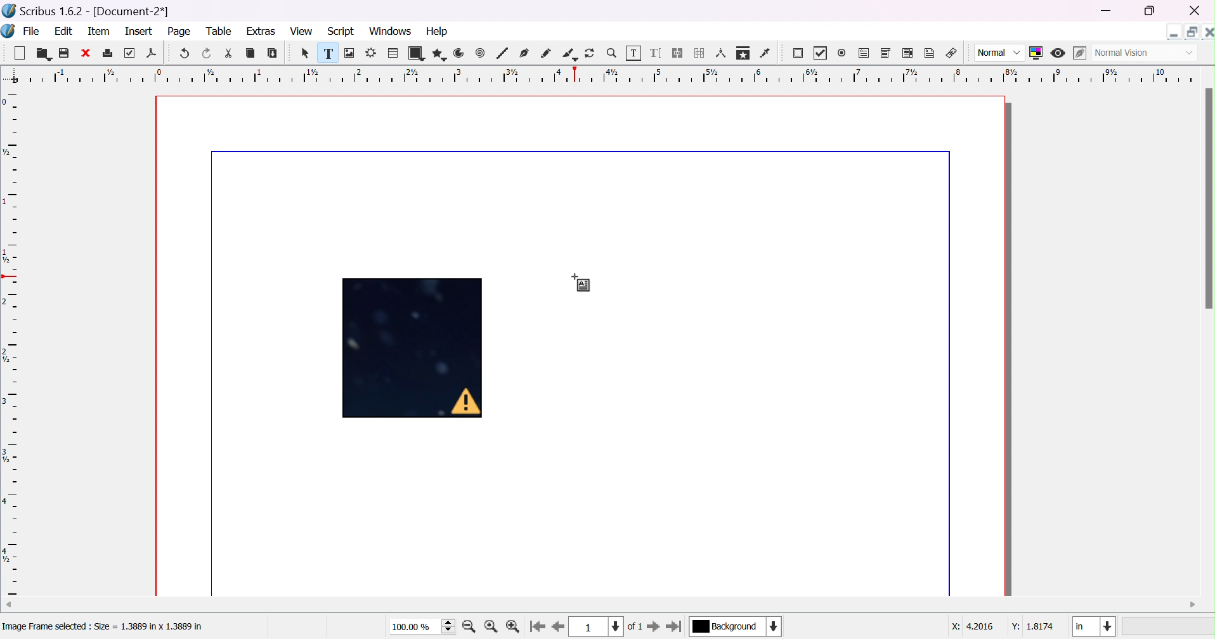 The image size is (1215, 639). What do you see at coordinates (141, 32) in the screenshot?
I see `insert` at bounding box center [141, 32].